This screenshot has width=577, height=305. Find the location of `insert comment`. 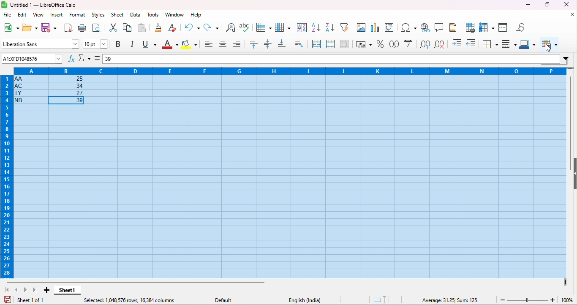

insert comment is located at coordinates (440, 27).